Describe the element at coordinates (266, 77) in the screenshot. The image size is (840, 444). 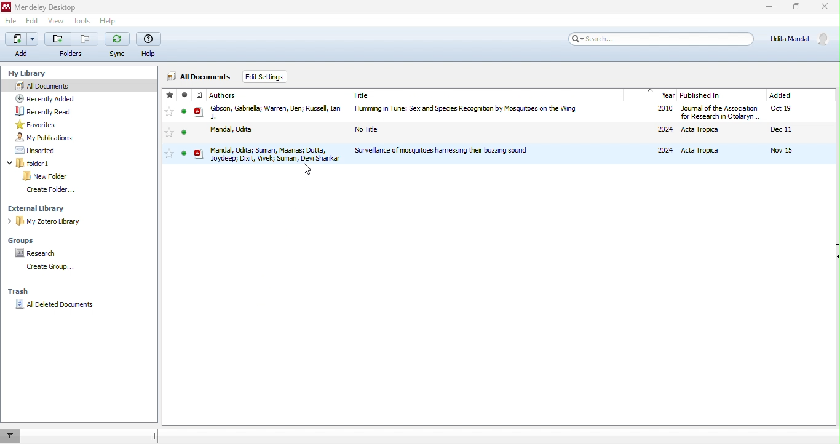
I see `edit setting` at that location.